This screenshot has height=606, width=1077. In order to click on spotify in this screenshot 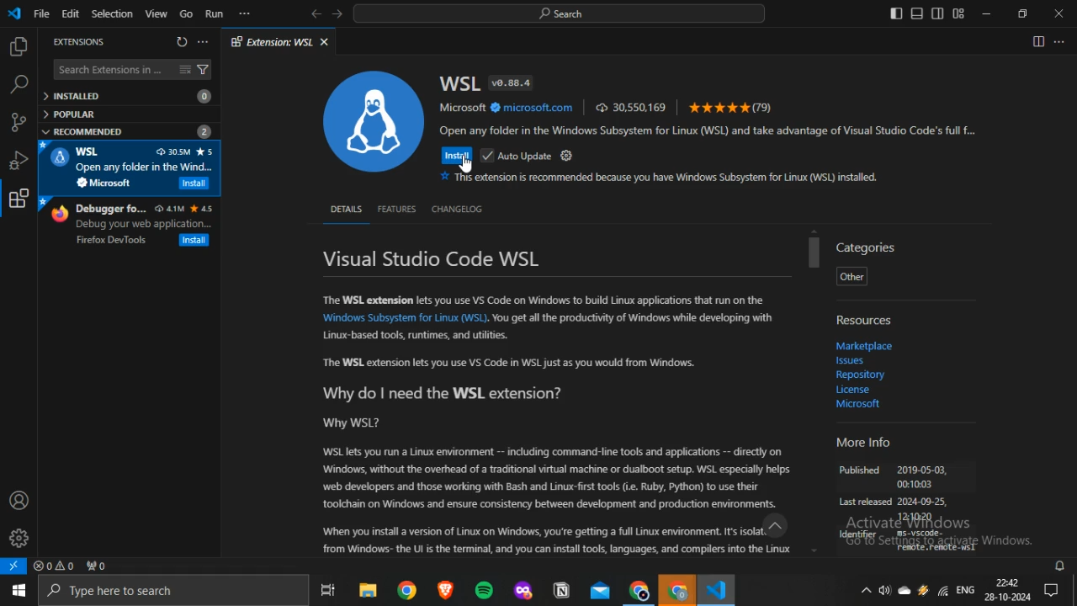, I will do `click(485, 590)`.